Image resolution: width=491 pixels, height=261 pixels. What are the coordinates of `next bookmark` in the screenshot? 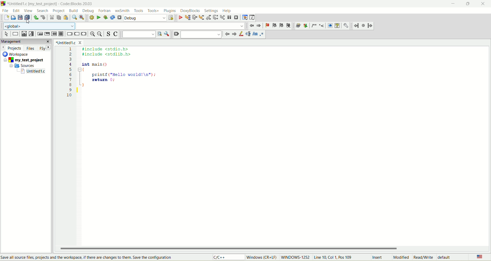 It's located at (282, 26).